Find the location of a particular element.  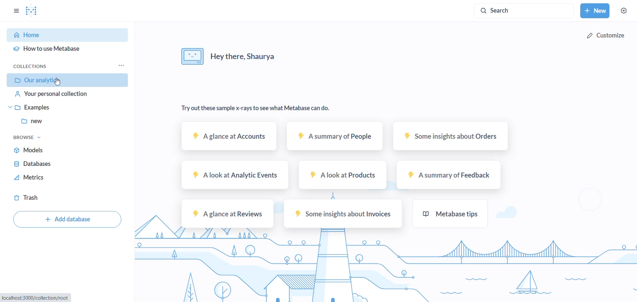

some insights about order sample is located at coordinates (452, 138).